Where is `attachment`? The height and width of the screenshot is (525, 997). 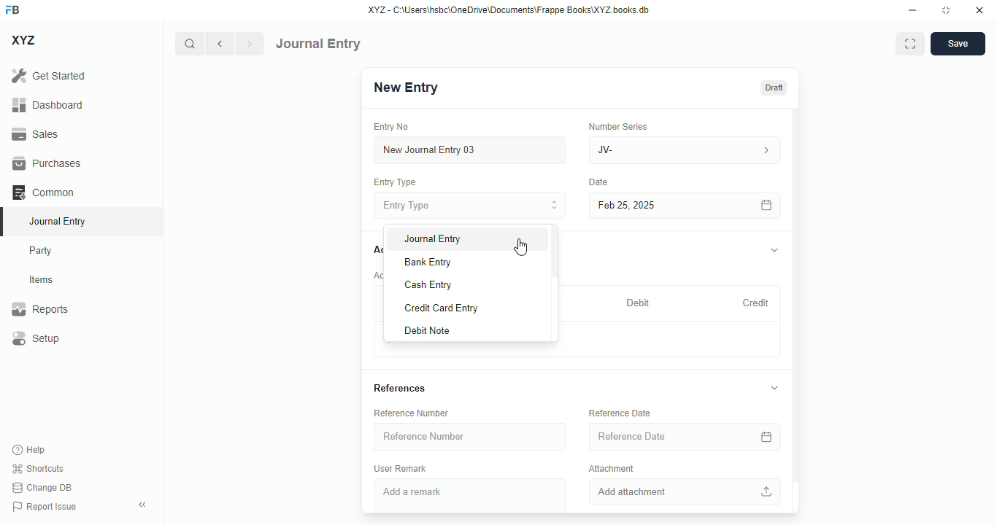
attachment is located at coordinates (612, 467).